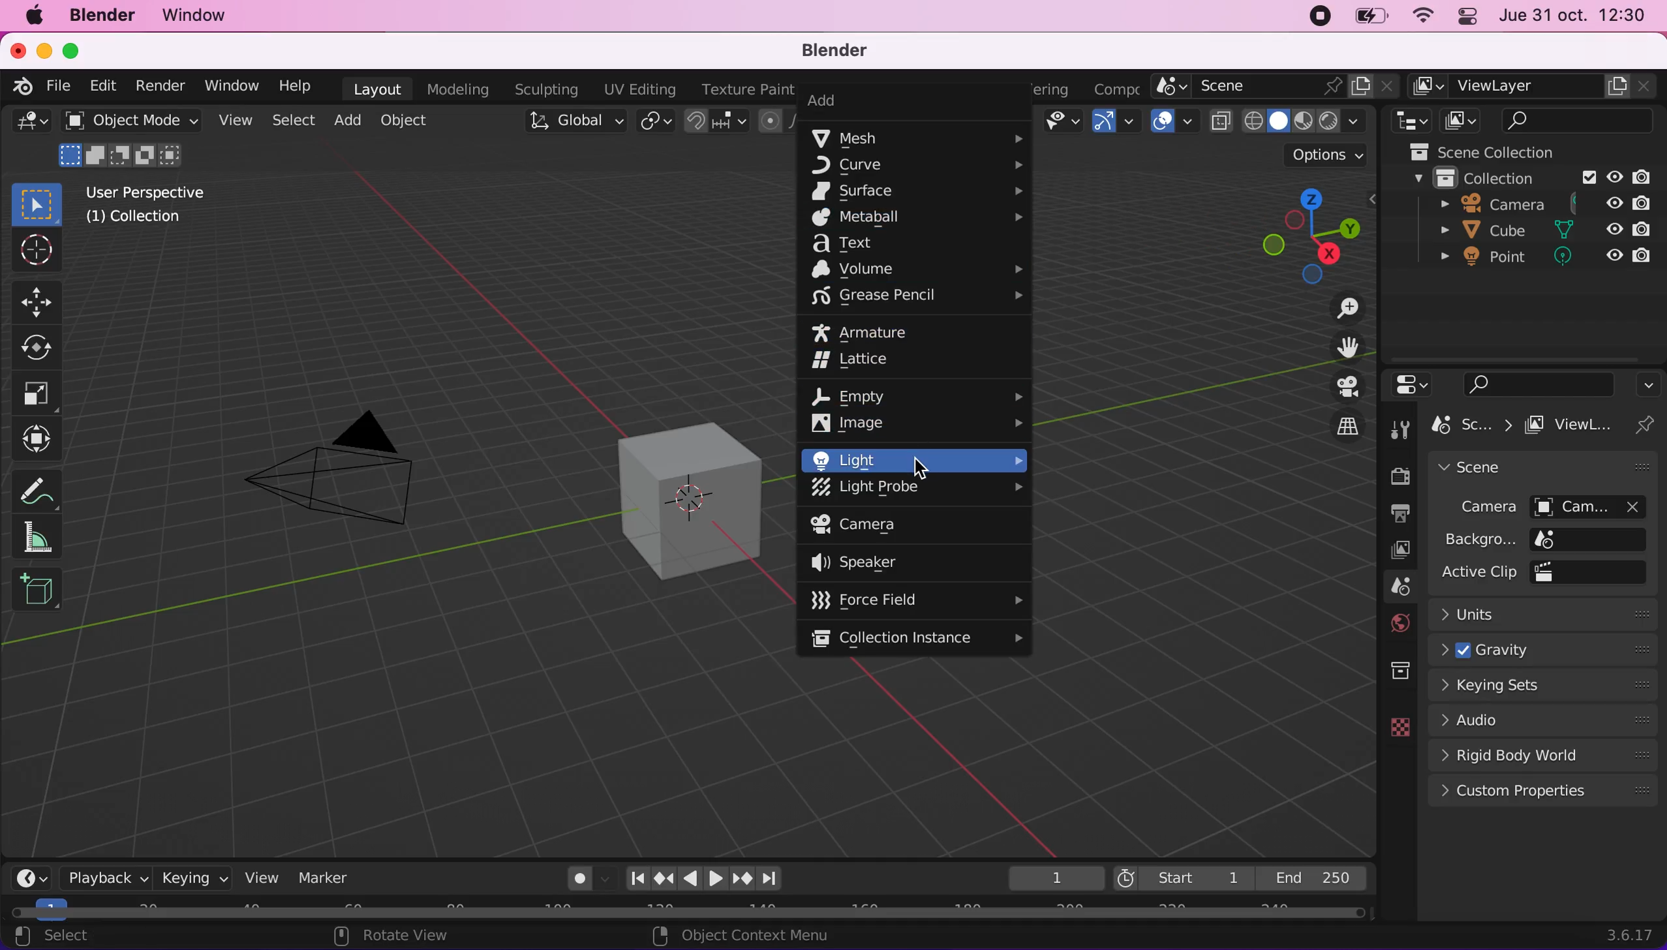 This screenshot has height=950, width=1667. I want to click on view layer, so click(1396, 552).